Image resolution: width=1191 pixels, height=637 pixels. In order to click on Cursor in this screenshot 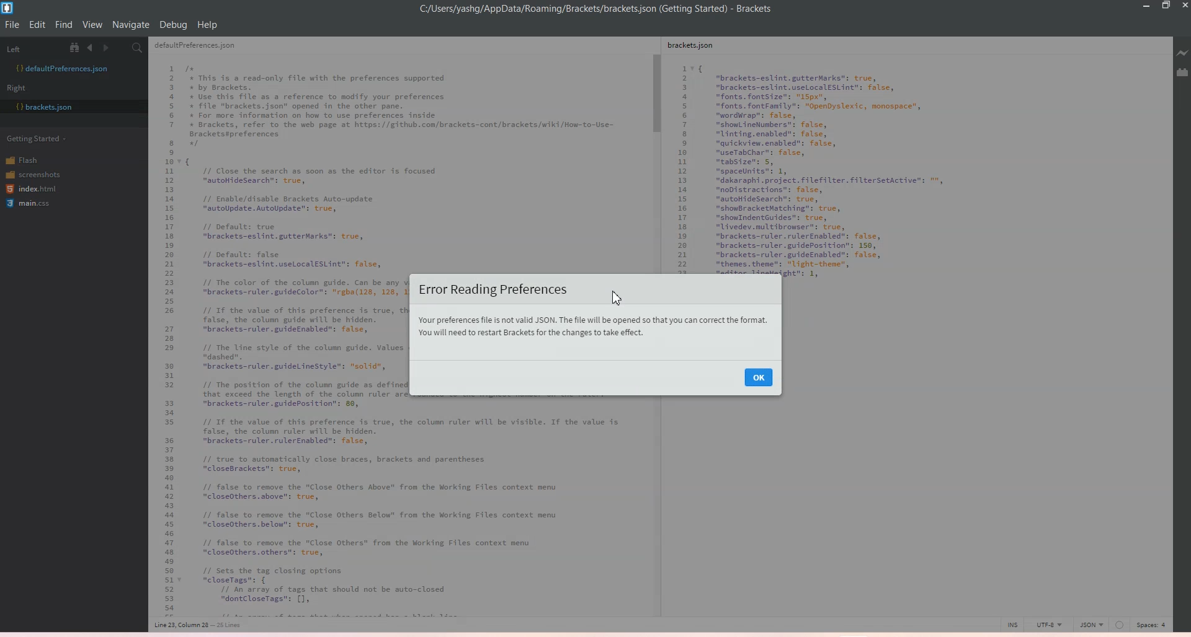, I will do `click(619, 298)`.